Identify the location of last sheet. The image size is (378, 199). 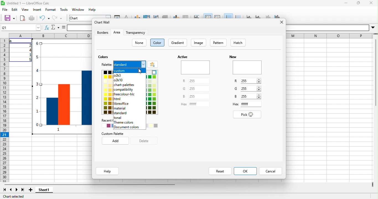
(23, 190).